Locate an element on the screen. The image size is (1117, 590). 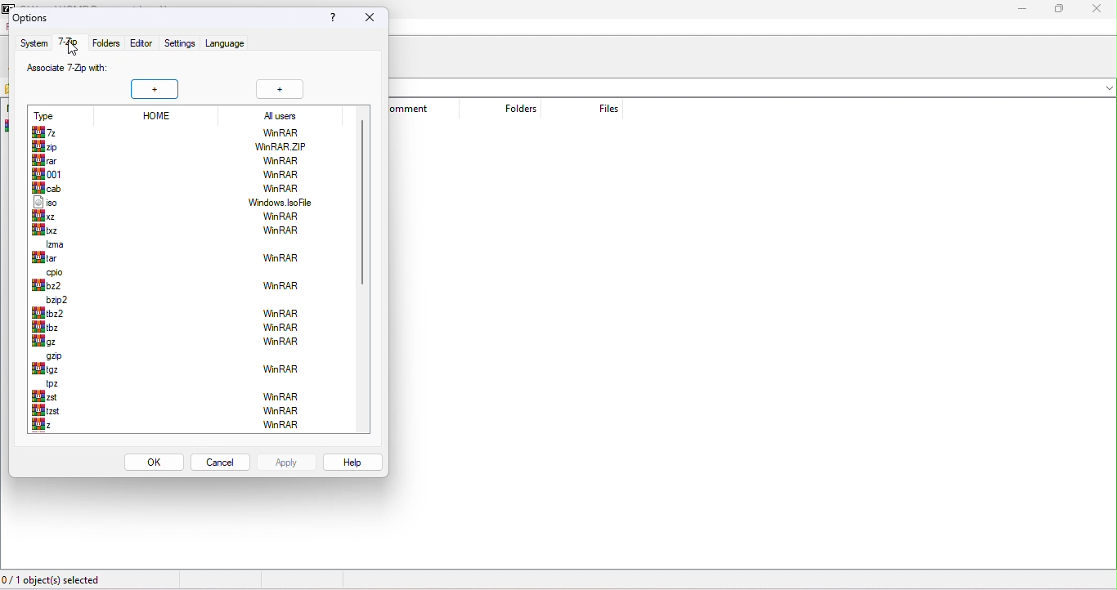
tpz is located at coordinates (55, 383).